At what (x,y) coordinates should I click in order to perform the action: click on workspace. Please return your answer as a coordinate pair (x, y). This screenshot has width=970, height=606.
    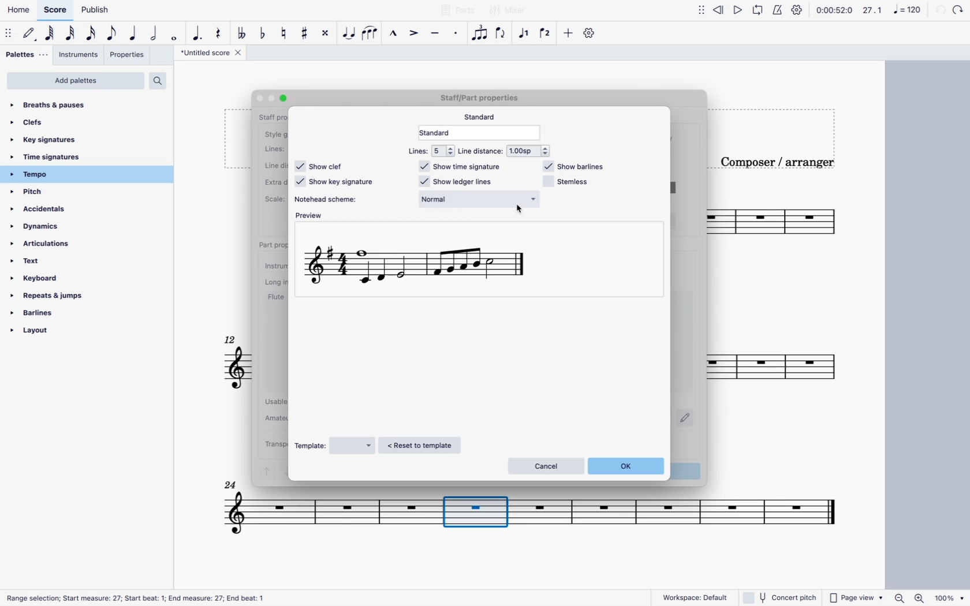
    Looking at the image, I should click on (696, 597).